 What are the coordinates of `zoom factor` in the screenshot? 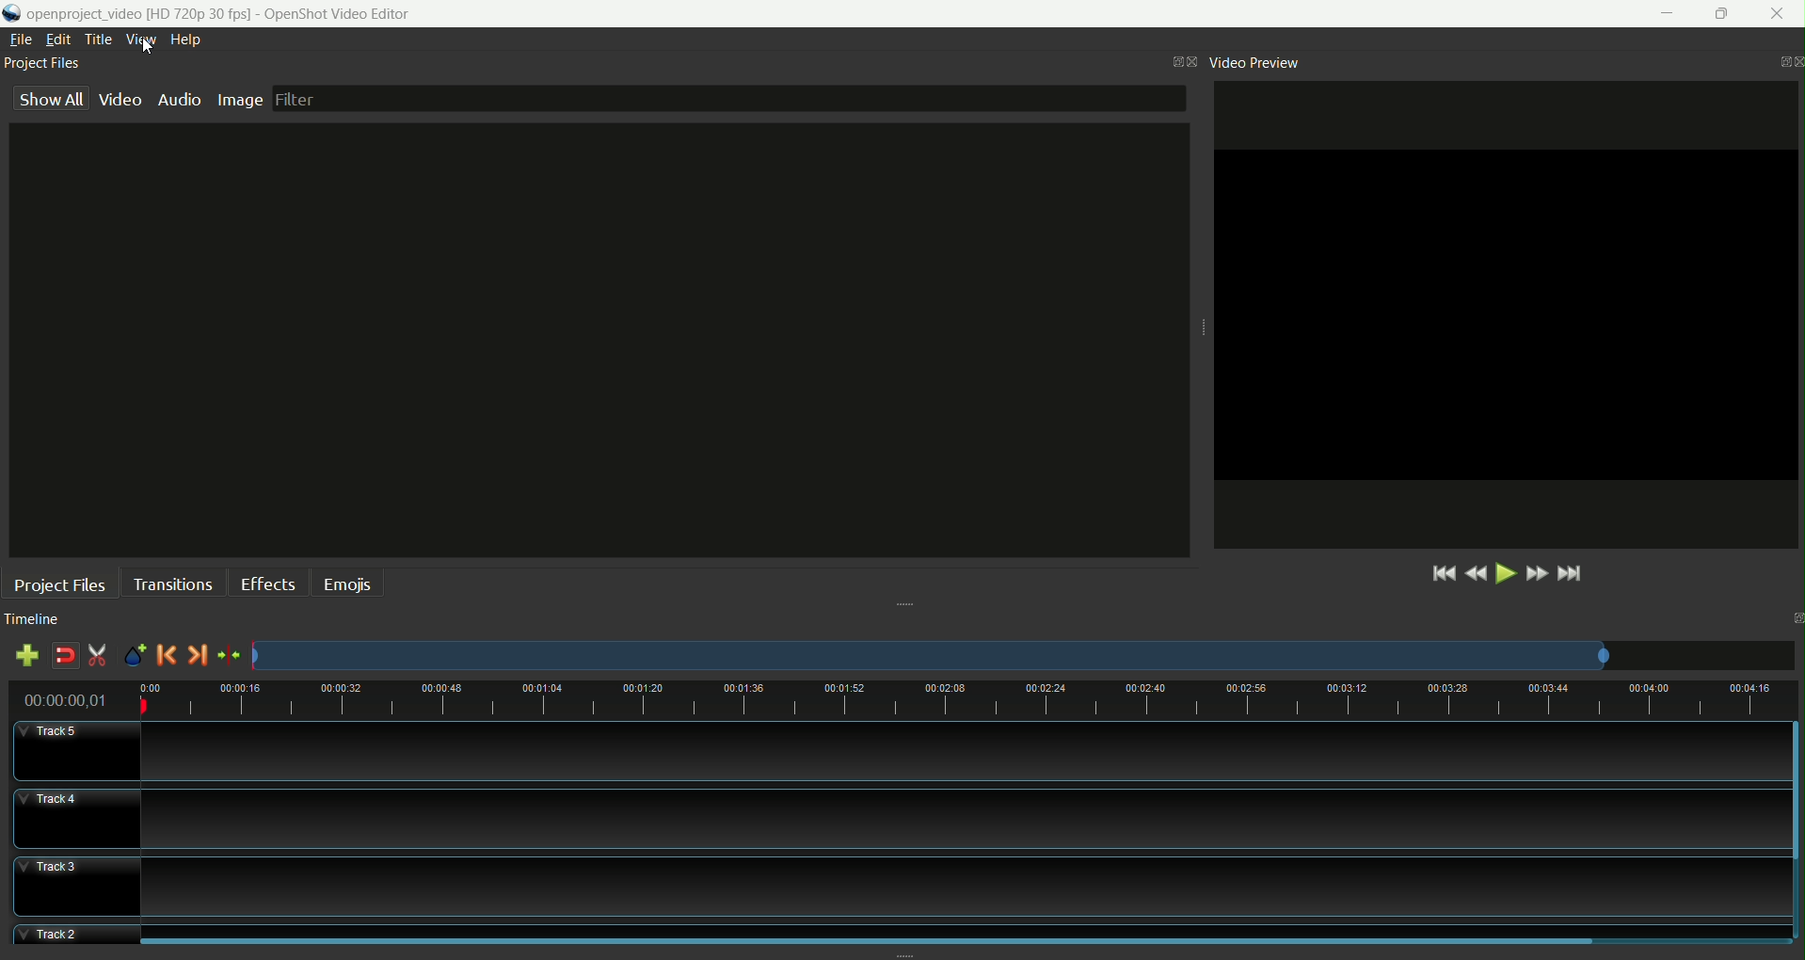 It's located at (1024, 655).